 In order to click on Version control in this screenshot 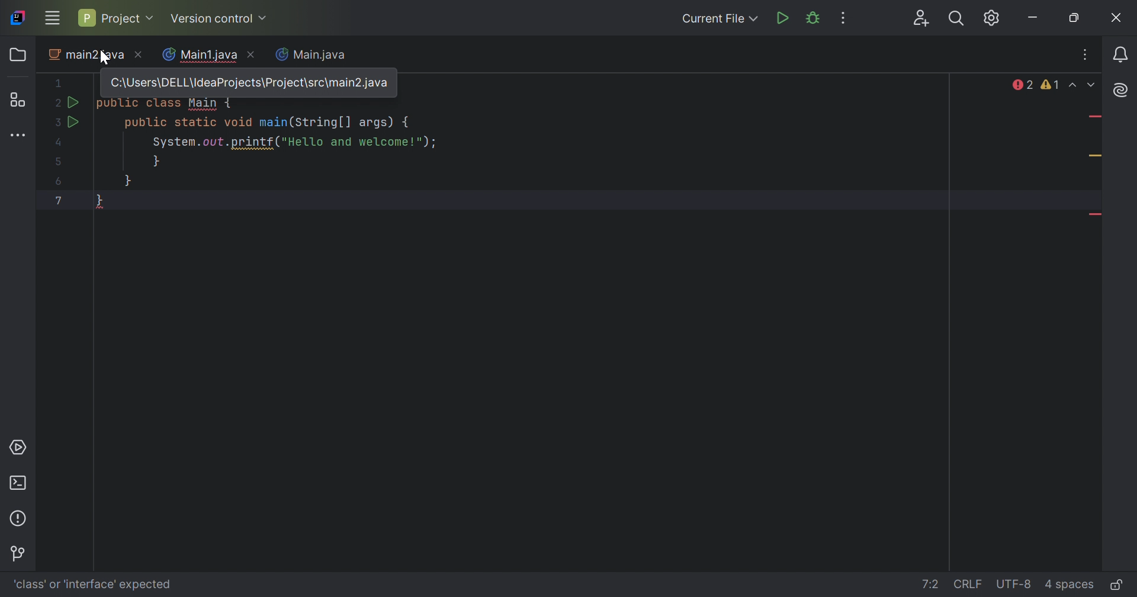, I will do `click(21, 554)`.